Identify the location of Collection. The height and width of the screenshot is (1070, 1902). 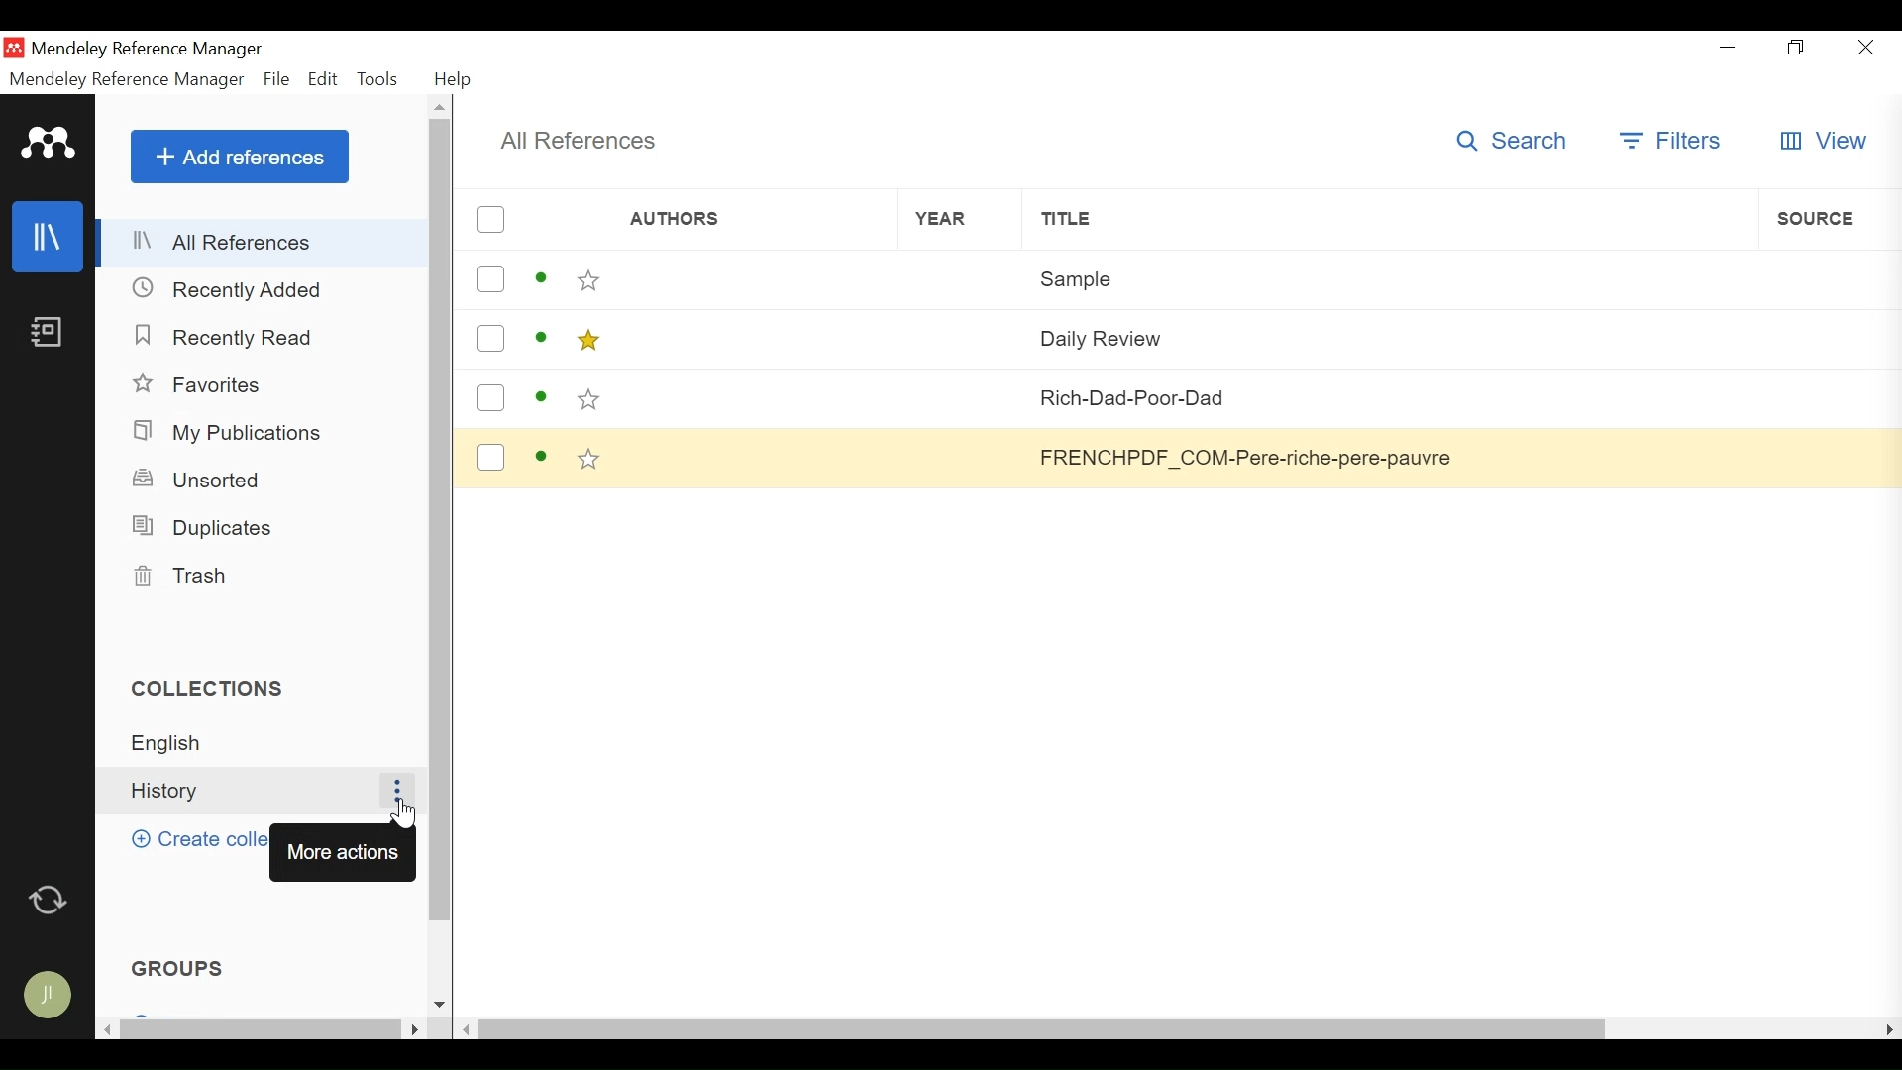
(246, 791).